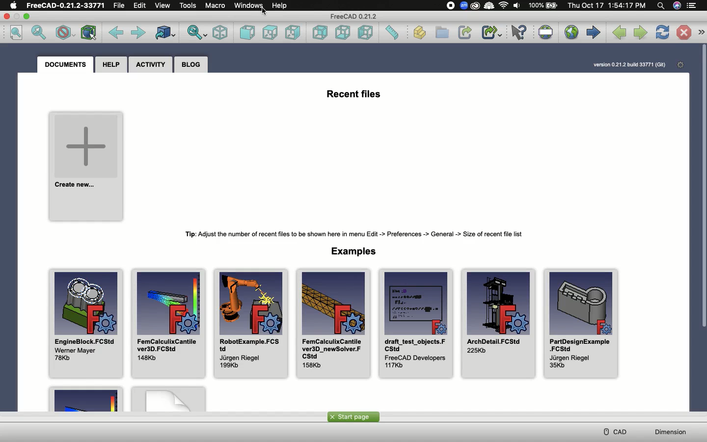 The width and height of the screenshot is (707, 442). What do you see at coordinates (475, 6) in the screenshot?
I see `Extension` at bounding box center [475, 6].